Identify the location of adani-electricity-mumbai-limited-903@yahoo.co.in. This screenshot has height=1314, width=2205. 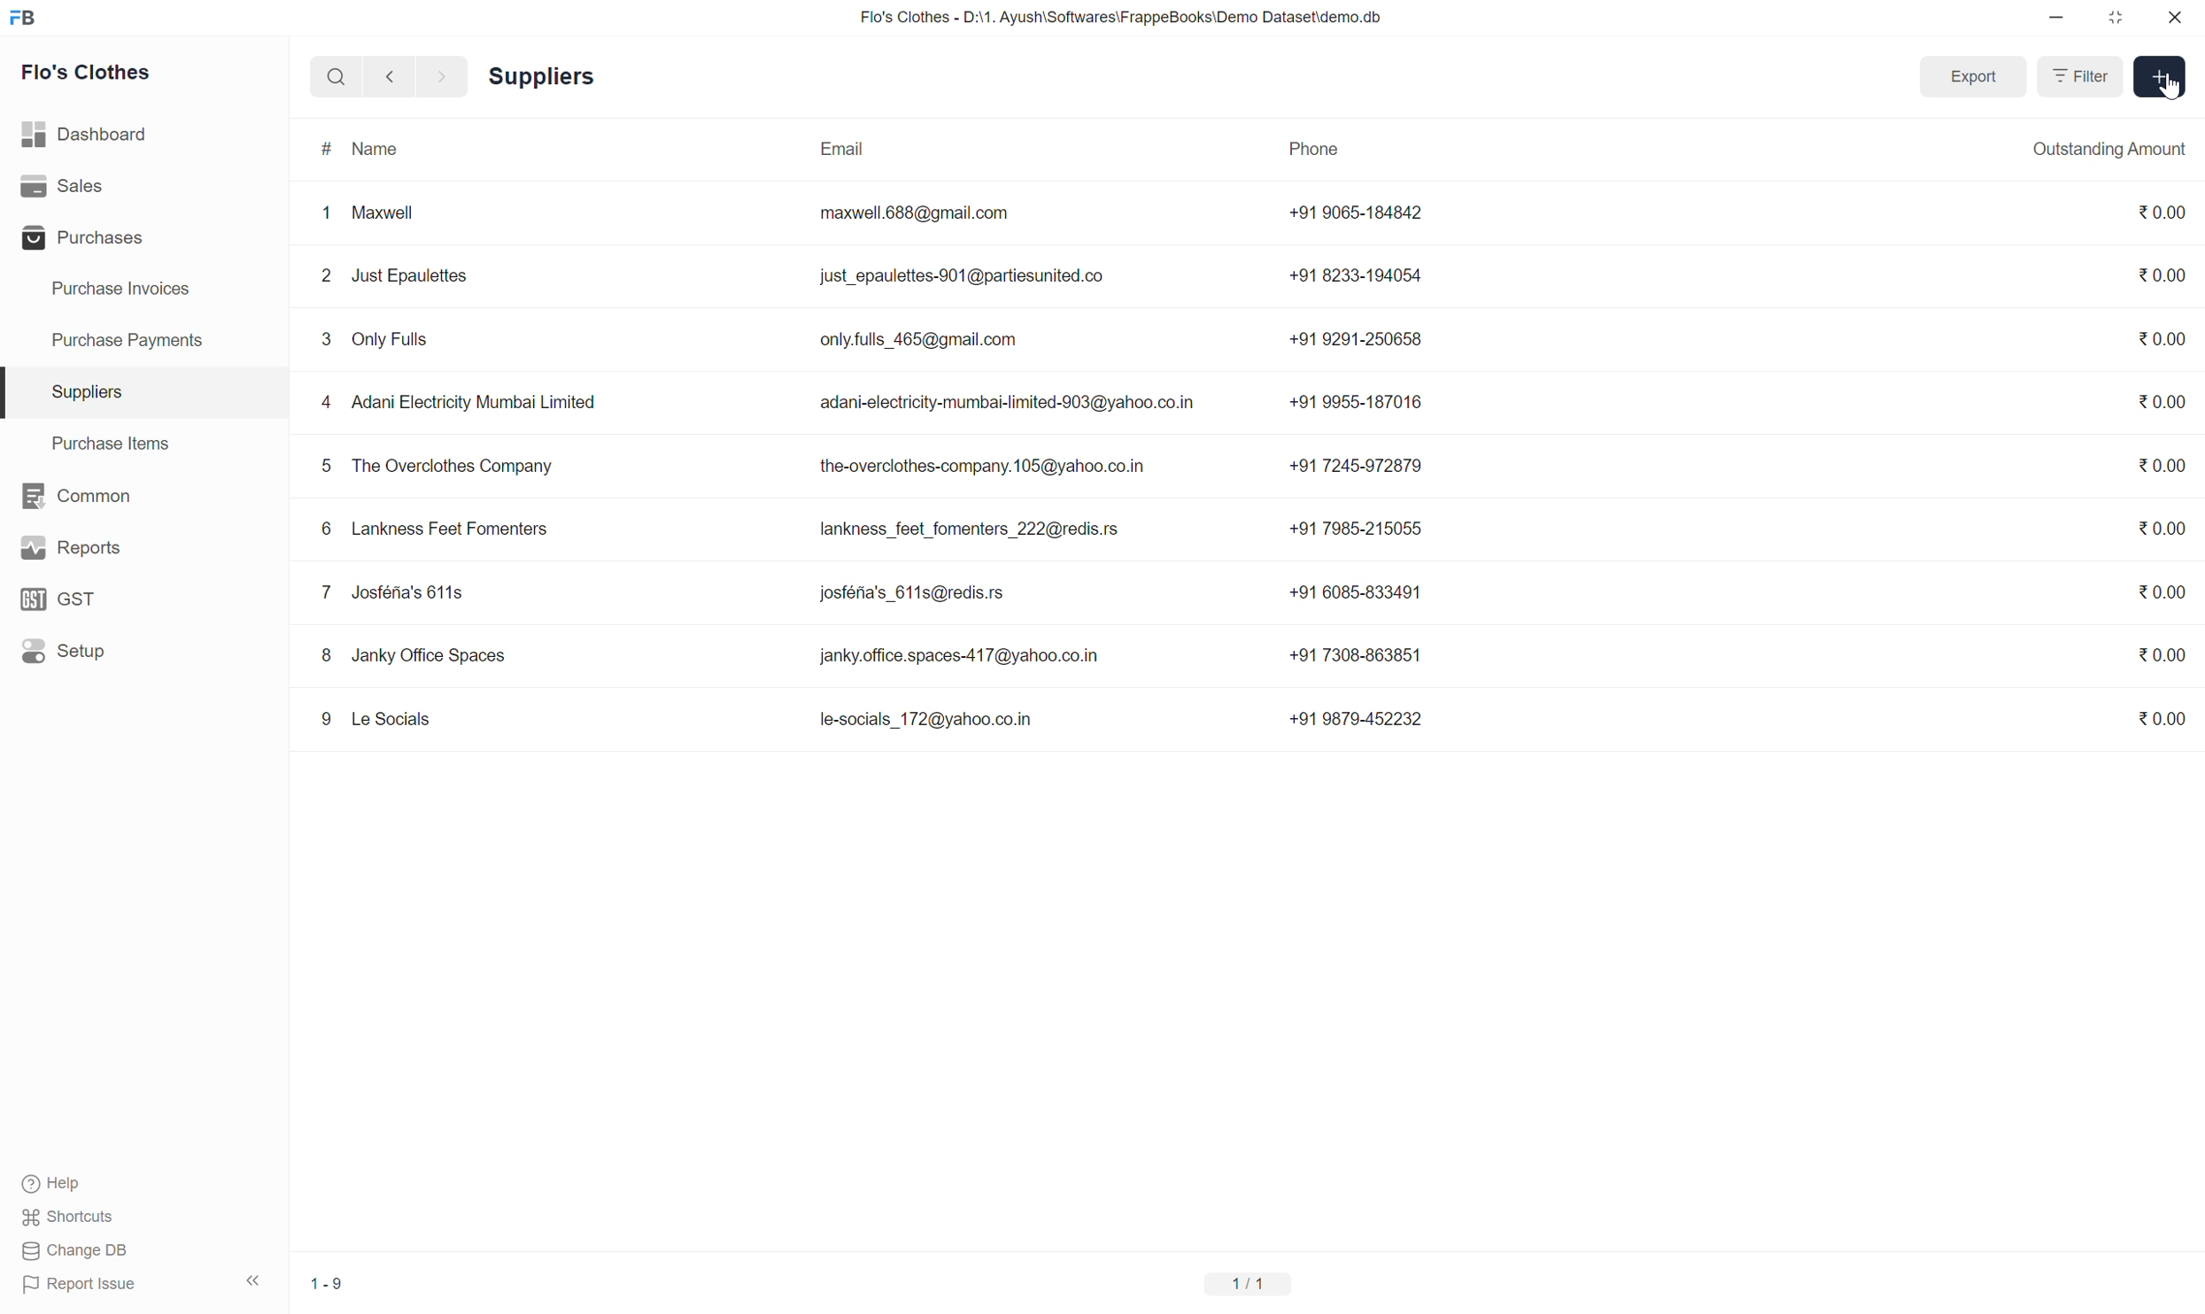
(1008, 402).